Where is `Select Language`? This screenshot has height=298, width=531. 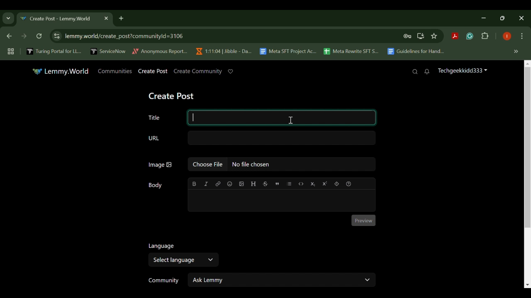
Select Language is located at coordinates (183, 260).